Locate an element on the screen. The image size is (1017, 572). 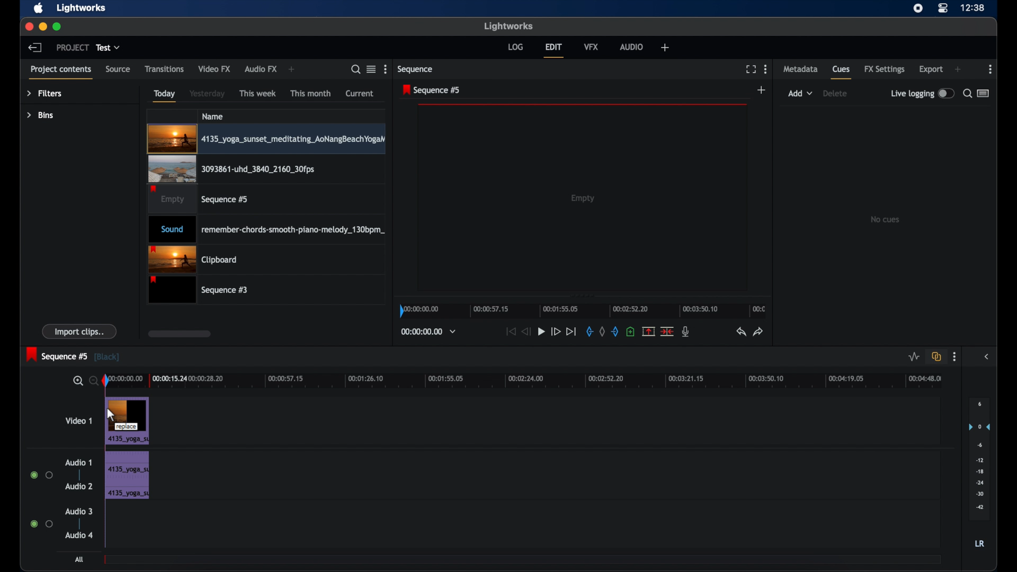
side bar is located at coordinates (987, 356).